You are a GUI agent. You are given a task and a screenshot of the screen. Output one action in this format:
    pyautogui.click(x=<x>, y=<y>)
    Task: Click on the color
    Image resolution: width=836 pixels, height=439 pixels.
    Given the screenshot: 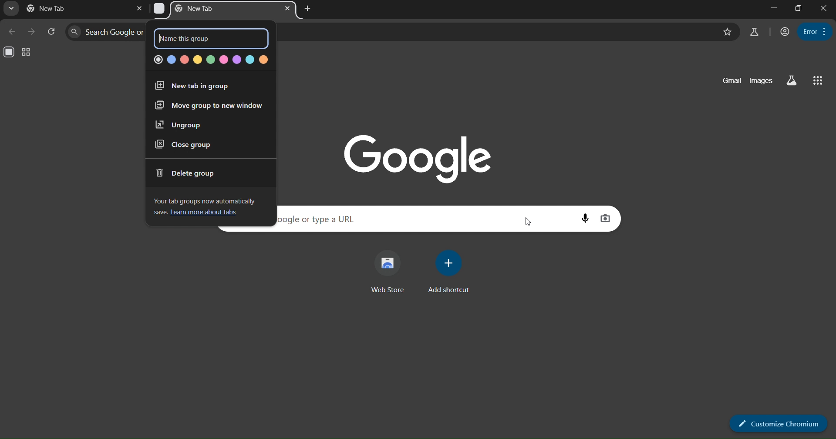 What is the action you would take?
    pyautogui.click(x=210, y=61)
    